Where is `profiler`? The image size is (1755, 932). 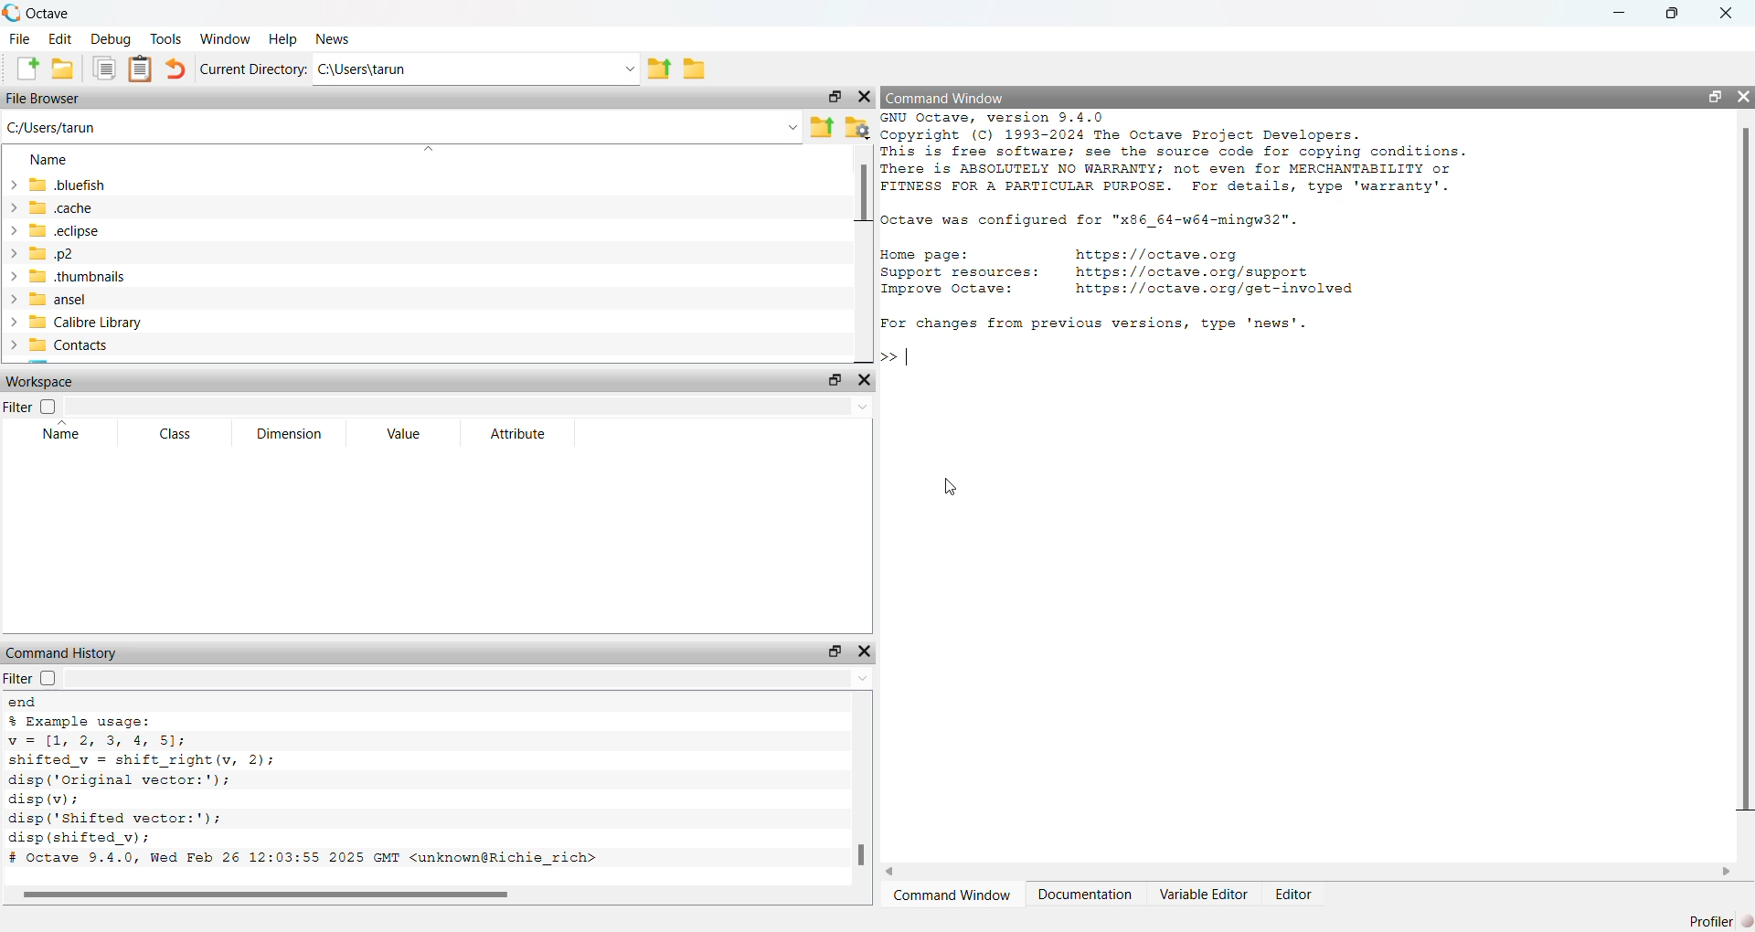 profiler is located at coordinates (1715, 919).